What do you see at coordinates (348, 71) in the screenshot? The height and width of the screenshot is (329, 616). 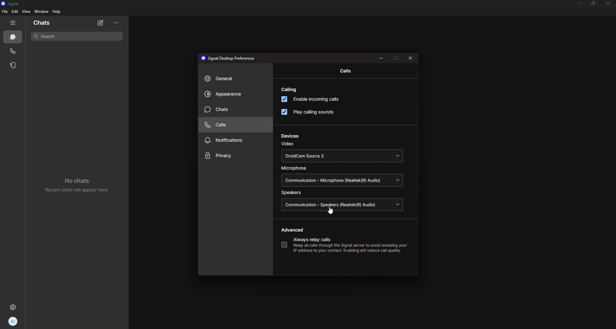 I see `calls` at bounding box center [348, 71].